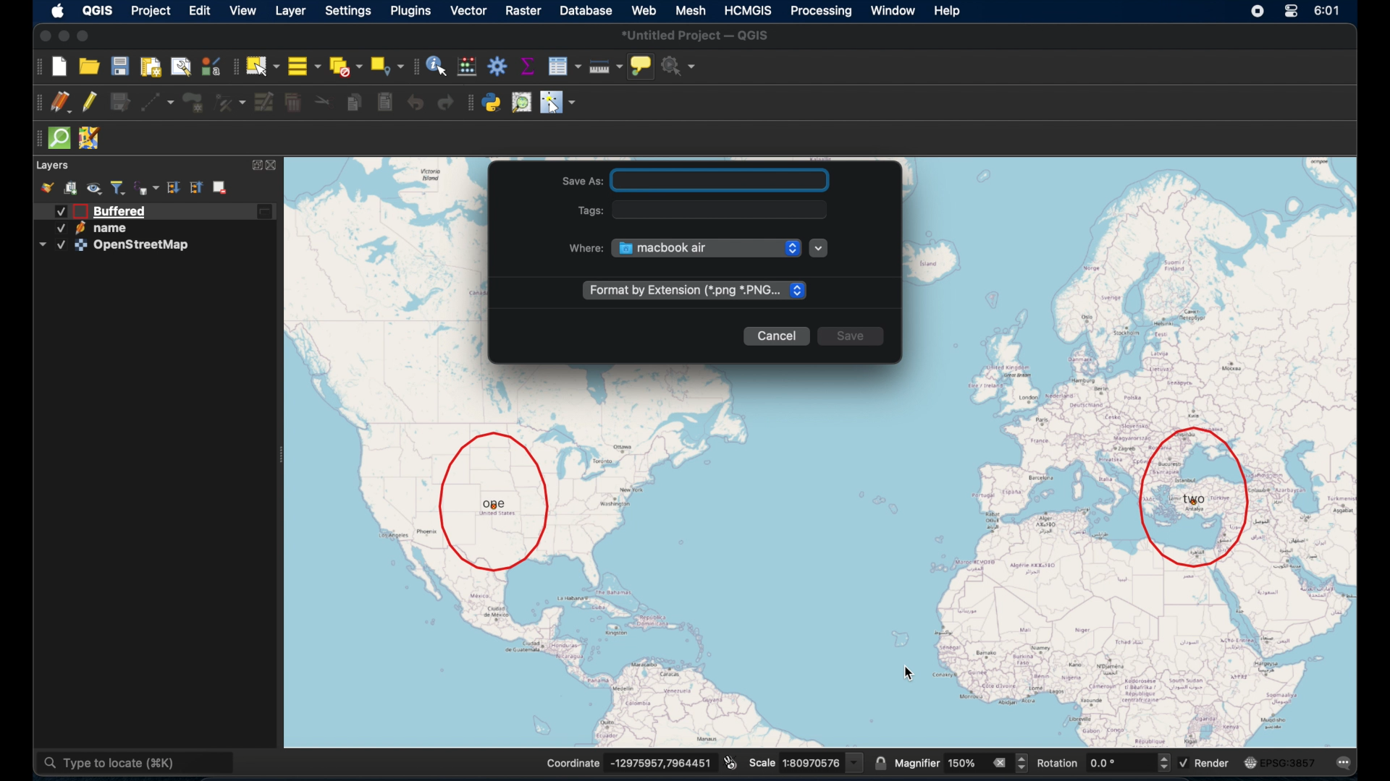 The height and width of the screenshot is (781, 1390). Describe the element at coordinates (37, 103) in the screenshot. I see `drag handle` at that location.